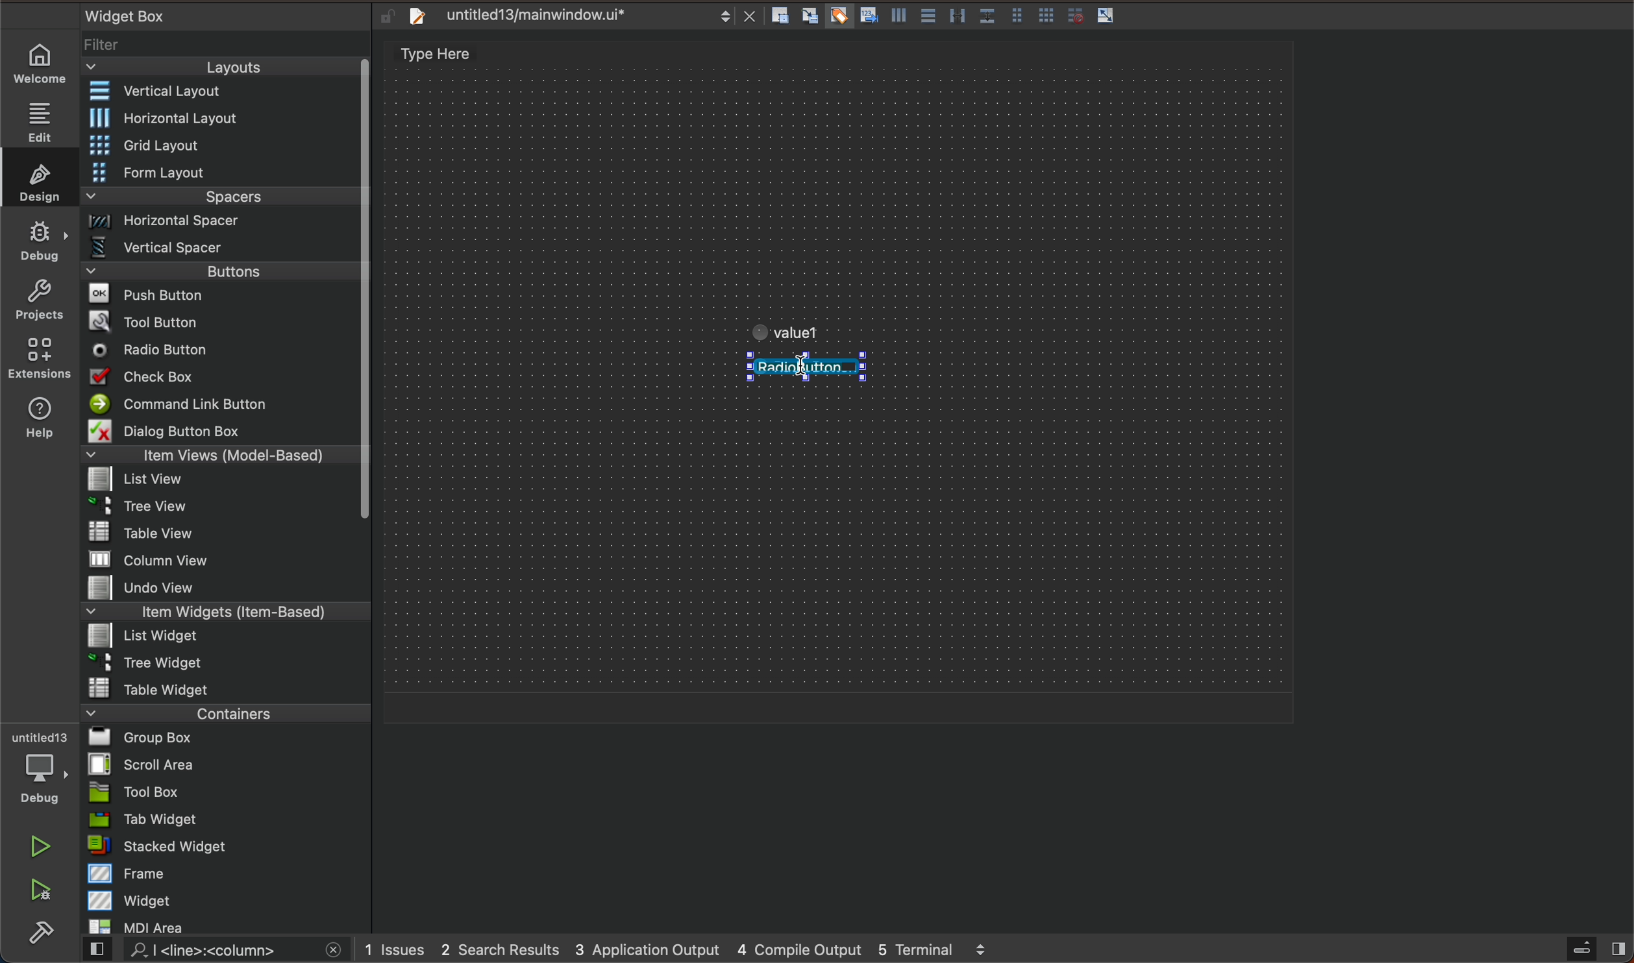  Describe the element at coordinates (221, 638) in the screenshot. I see `` at that location.